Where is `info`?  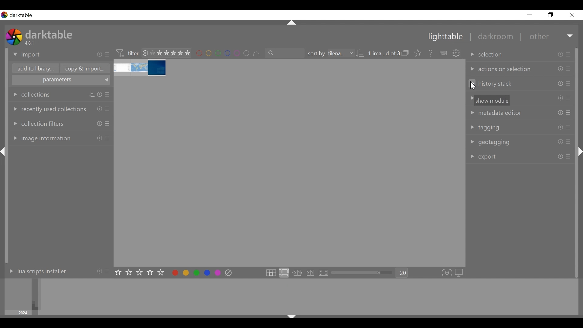
info is located at coordinates (561, 112).